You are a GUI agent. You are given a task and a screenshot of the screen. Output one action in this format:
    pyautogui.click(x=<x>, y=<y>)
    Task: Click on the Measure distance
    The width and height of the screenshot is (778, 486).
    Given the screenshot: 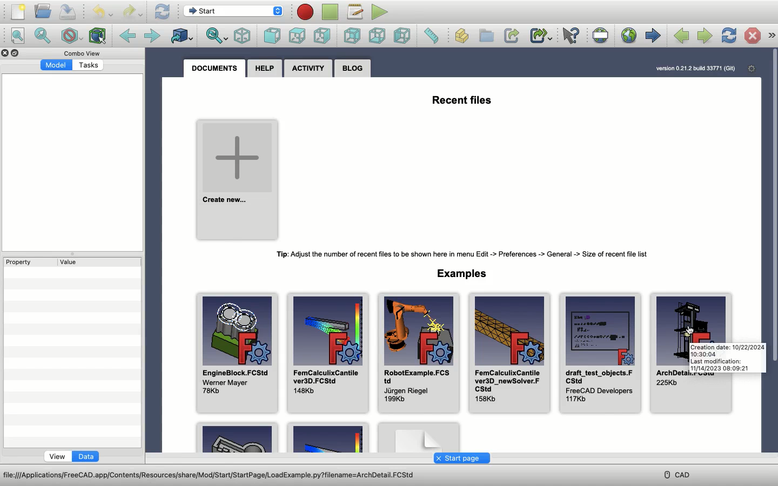 What is the action you would take?
    pyautogui.click(x=433, y=36)
    